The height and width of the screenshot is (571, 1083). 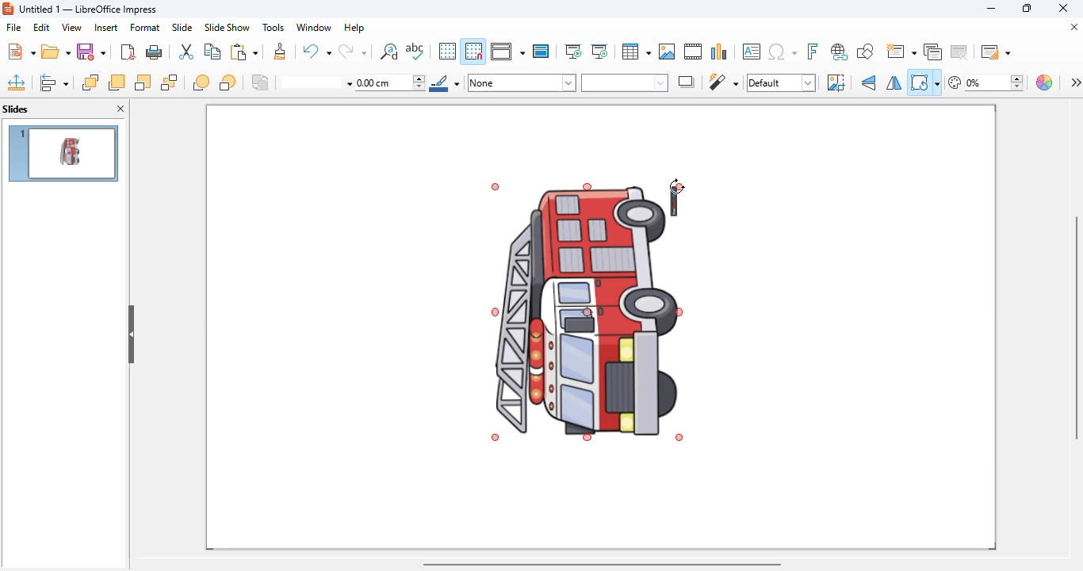 What do you see at coordinates (599, 52) in the screenshot?
I see `start from current slide` at bounding box center [599, 52].